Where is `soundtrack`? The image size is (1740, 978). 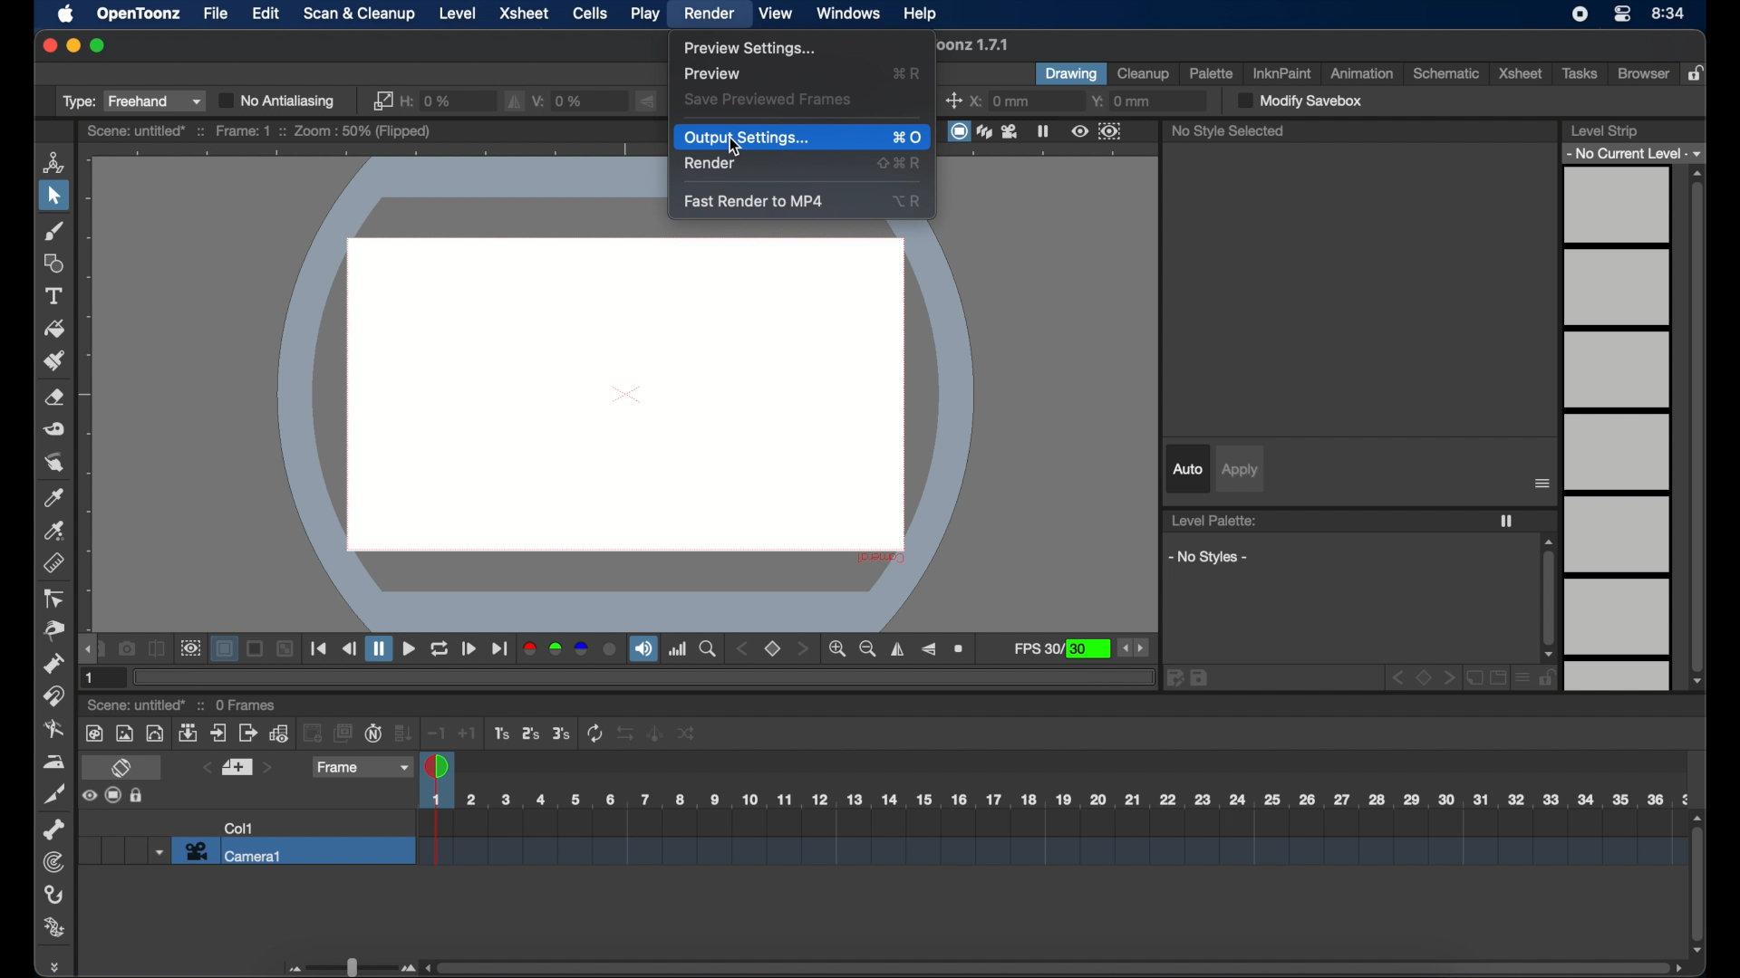 soundtrack is located at coordinates (643, 649).